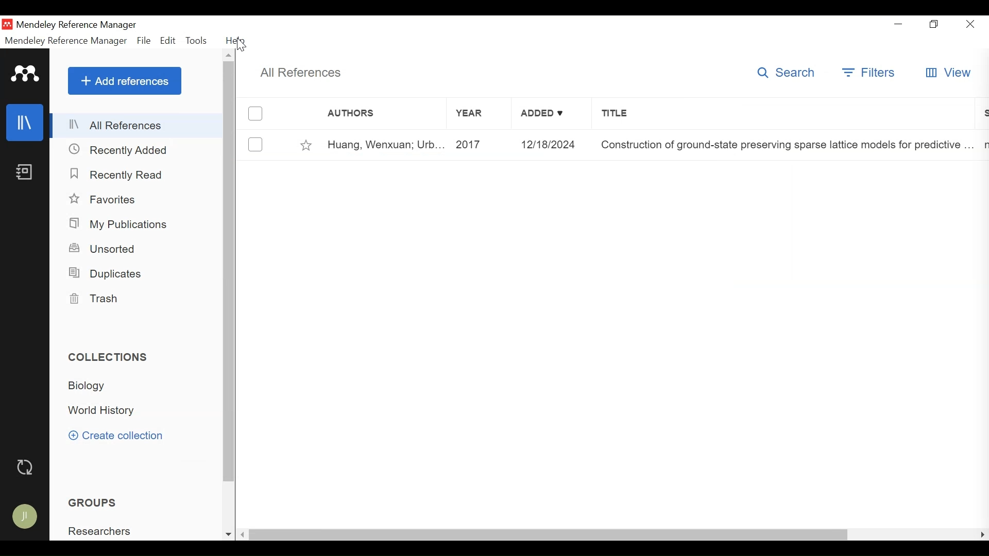  What do you see at coordinates (25, 517) in the screenshot?
I see `Avatar` at bounding box center [25, 517].